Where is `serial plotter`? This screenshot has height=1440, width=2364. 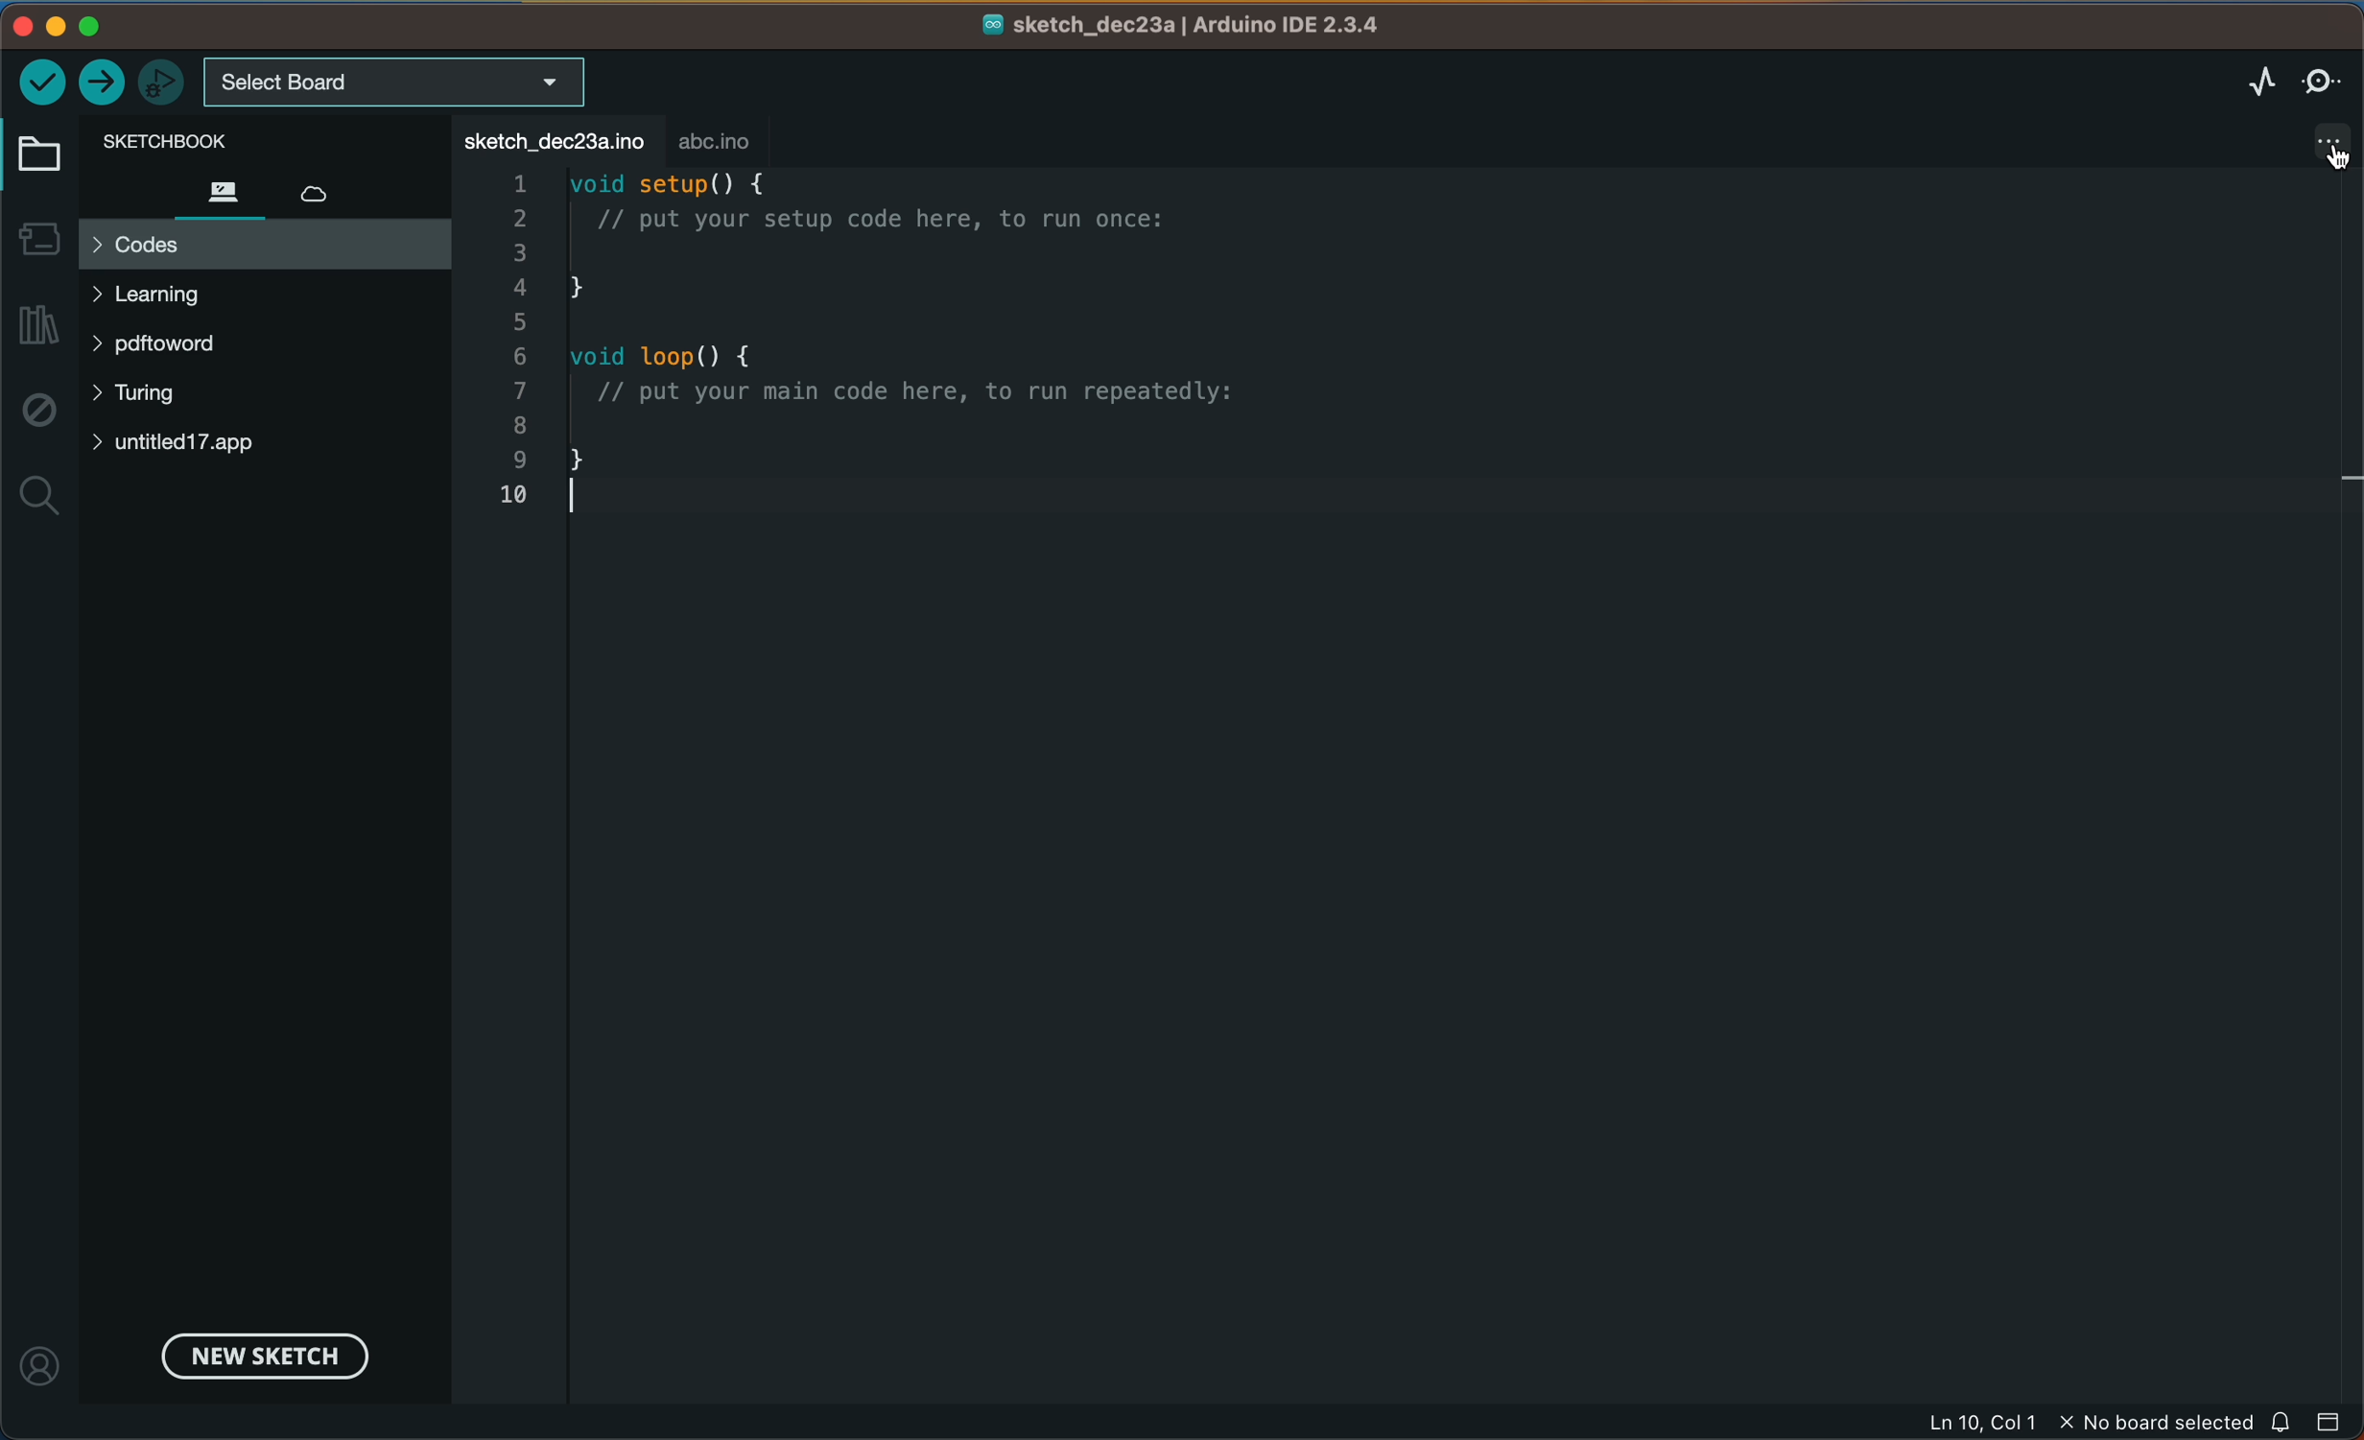
serial plotter is located at coordinates (2258, 78).